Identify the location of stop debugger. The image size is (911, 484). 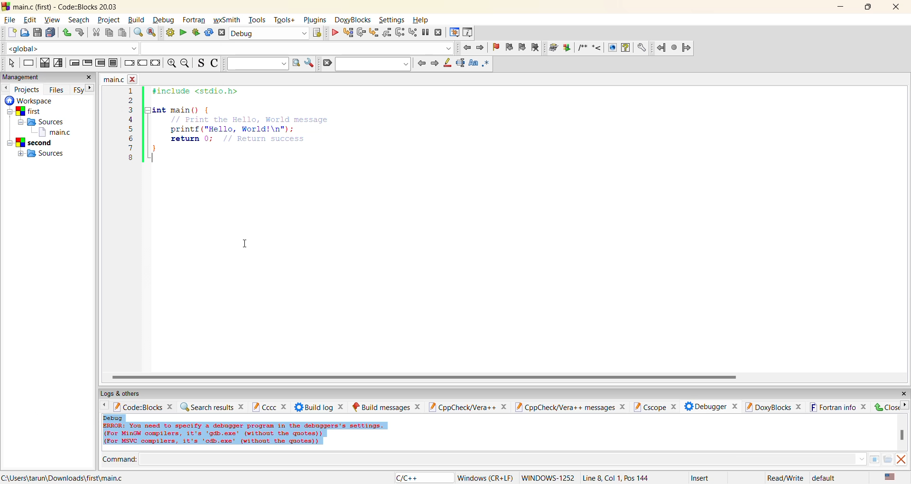
(440, 33).